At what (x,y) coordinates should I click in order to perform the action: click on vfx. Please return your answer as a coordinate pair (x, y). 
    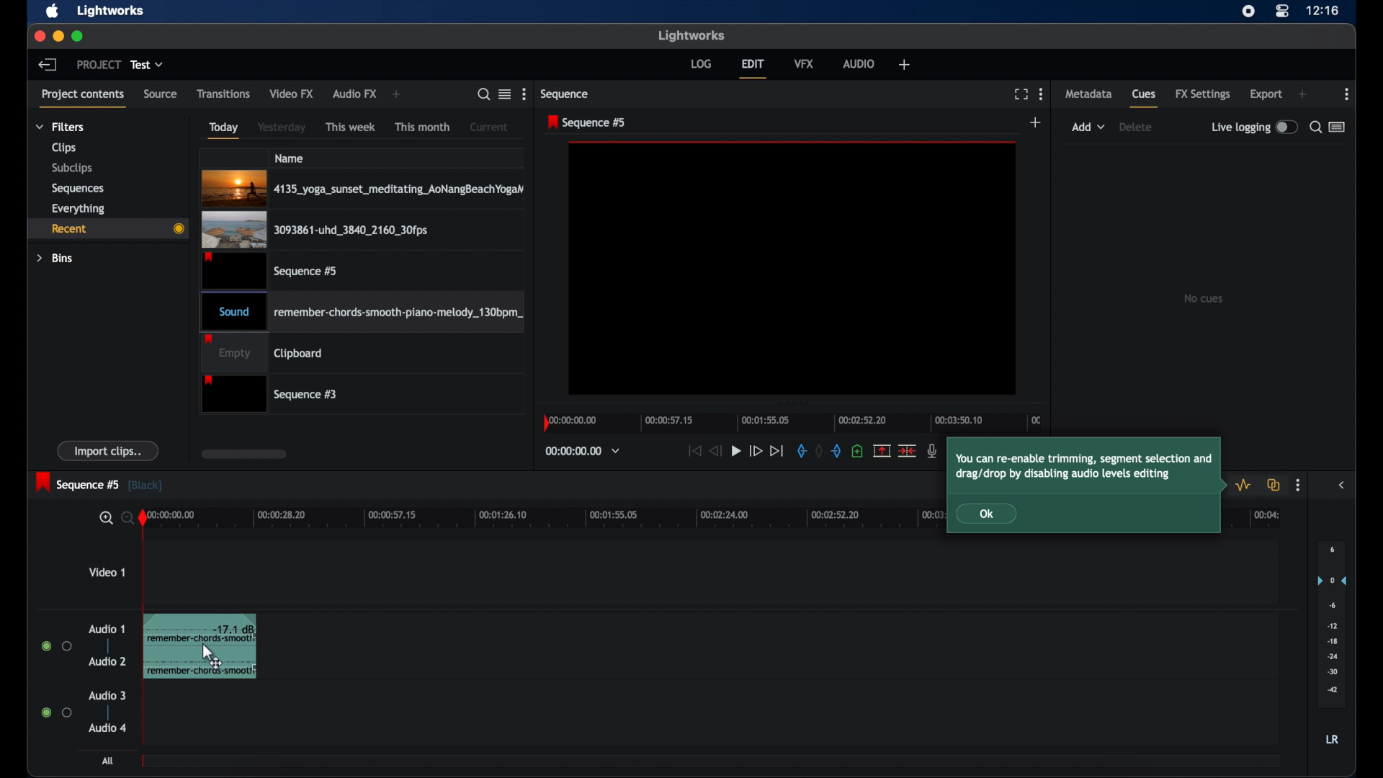
    Looking at the image, I should click on (804, 63).